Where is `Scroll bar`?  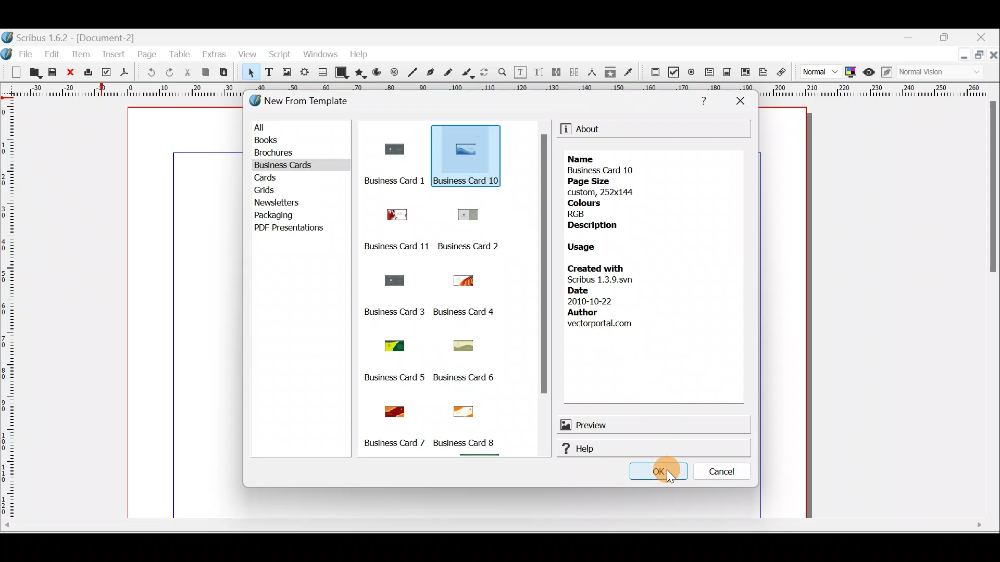 Scroll bar is located at coordinates (993, 309).